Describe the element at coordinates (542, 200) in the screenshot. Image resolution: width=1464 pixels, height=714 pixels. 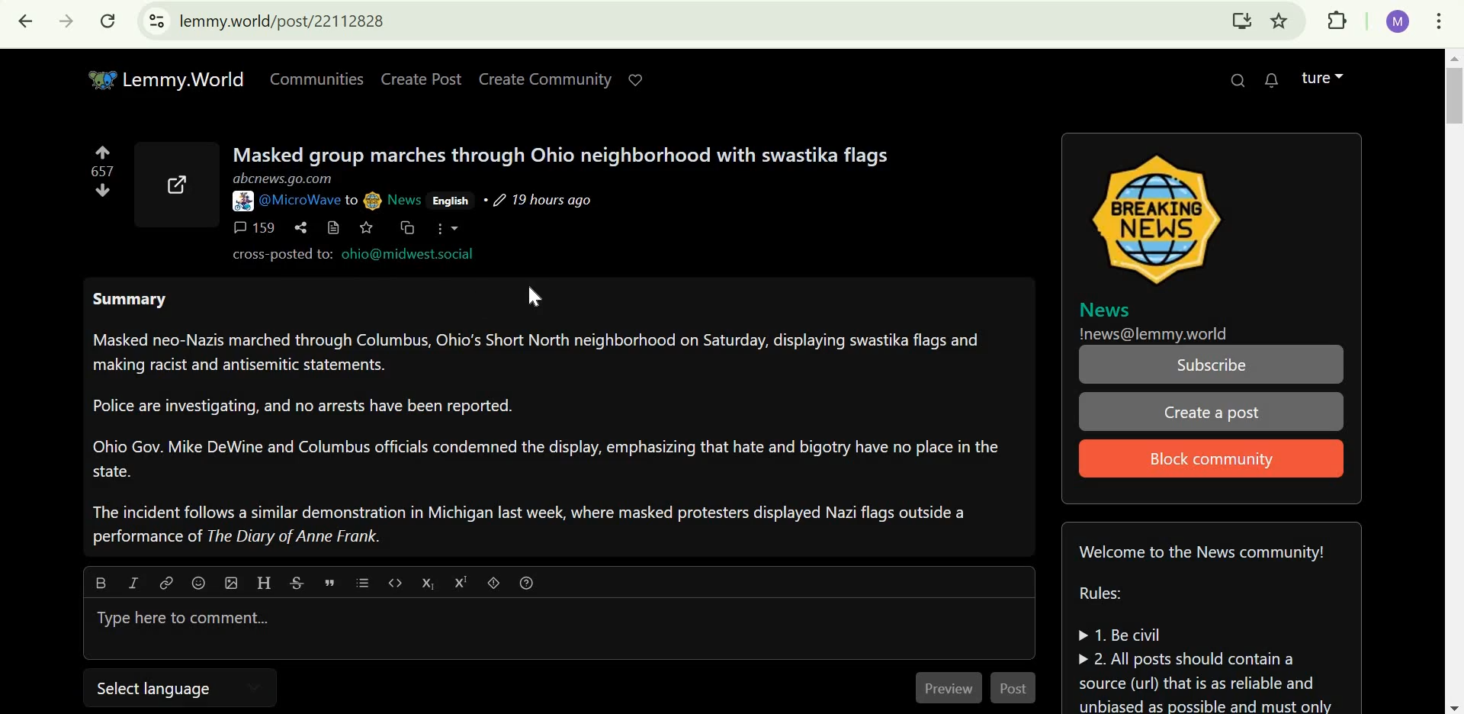
I see `19 hours ago` at that location.